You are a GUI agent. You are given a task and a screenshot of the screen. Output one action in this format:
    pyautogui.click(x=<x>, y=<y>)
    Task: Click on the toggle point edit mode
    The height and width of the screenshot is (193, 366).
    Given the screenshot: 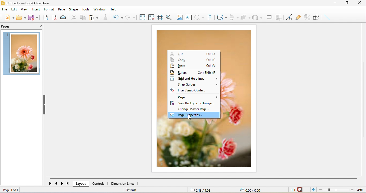 What is the action you would take?
    pyautogui.click(x=288, y=17)
    